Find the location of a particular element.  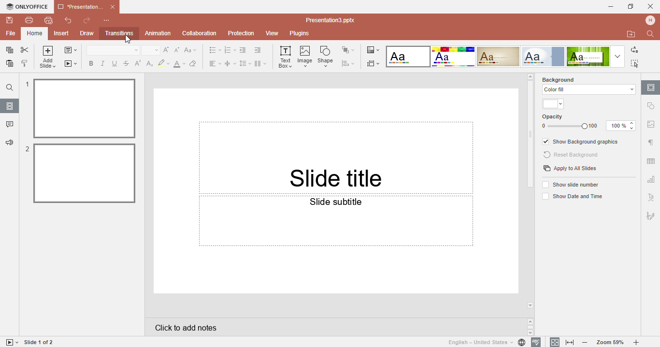

Insert shape is located at coordinates (327, 56).